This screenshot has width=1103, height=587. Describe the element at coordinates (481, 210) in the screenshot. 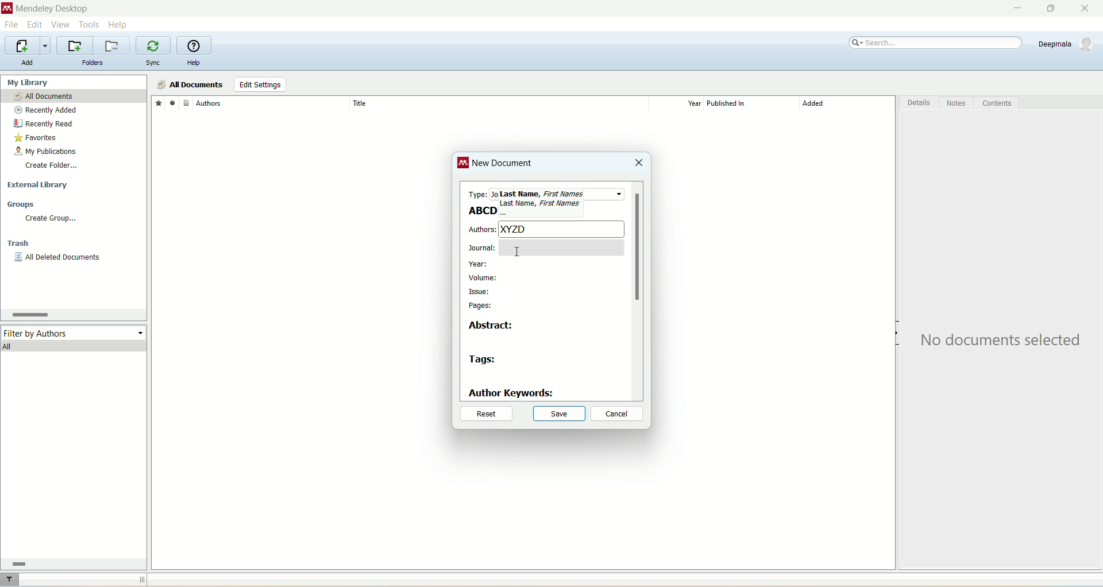

I see `ABCD` at that location.